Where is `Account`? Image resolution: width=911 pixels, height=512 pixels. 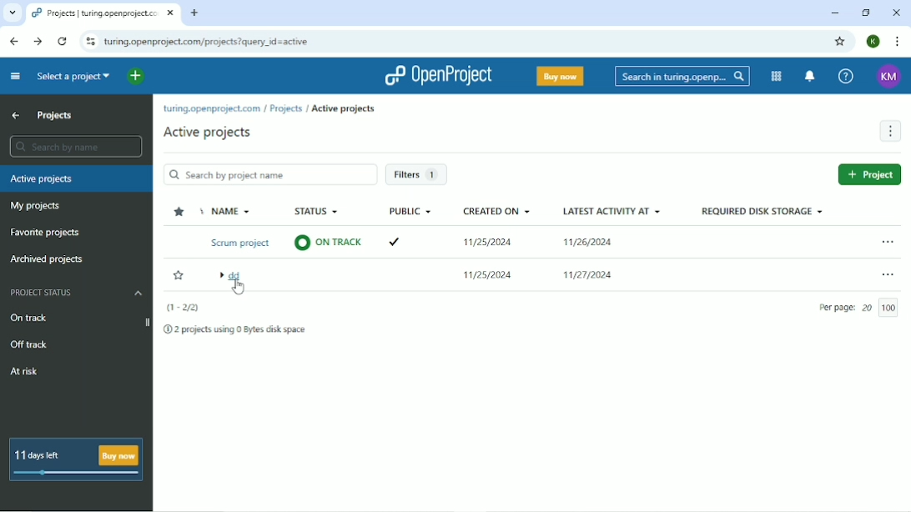 Account is located at coordinates (873, 42).